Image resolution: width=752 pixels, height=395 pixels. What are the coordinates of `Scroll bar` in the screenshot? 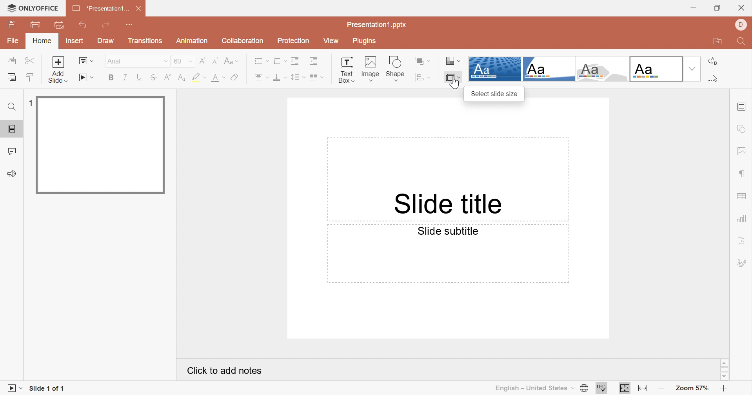 It's located at (724, 369).